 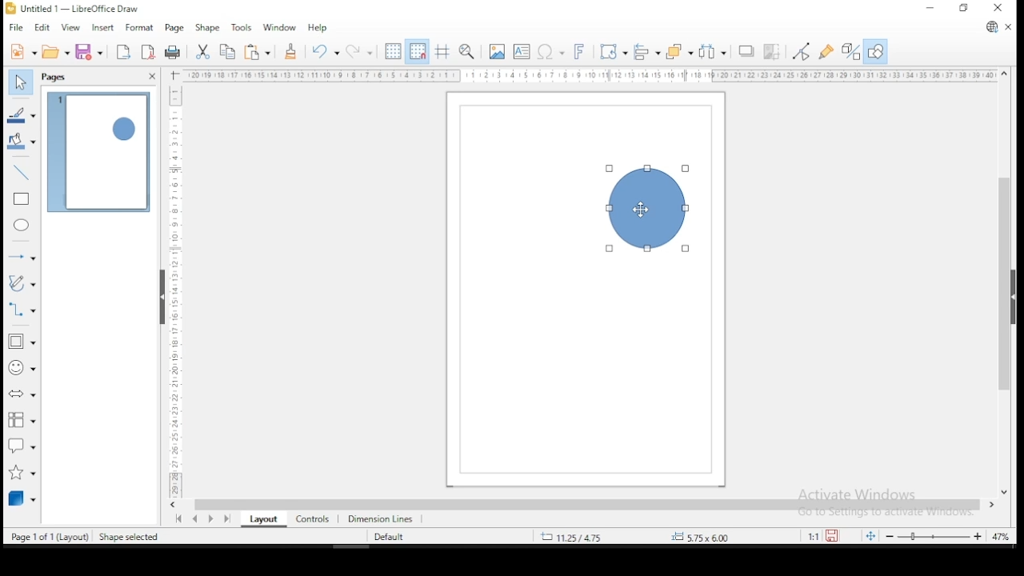 What do you see at coordinates (876, 52) in the screenshot?
I see `show draw functions` at bounding box center [876, 52].